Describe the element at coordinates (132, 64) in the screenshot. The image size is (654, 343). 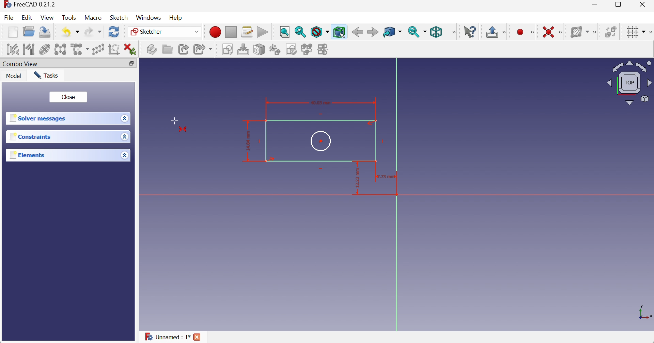
I see `Restore down` at that location.